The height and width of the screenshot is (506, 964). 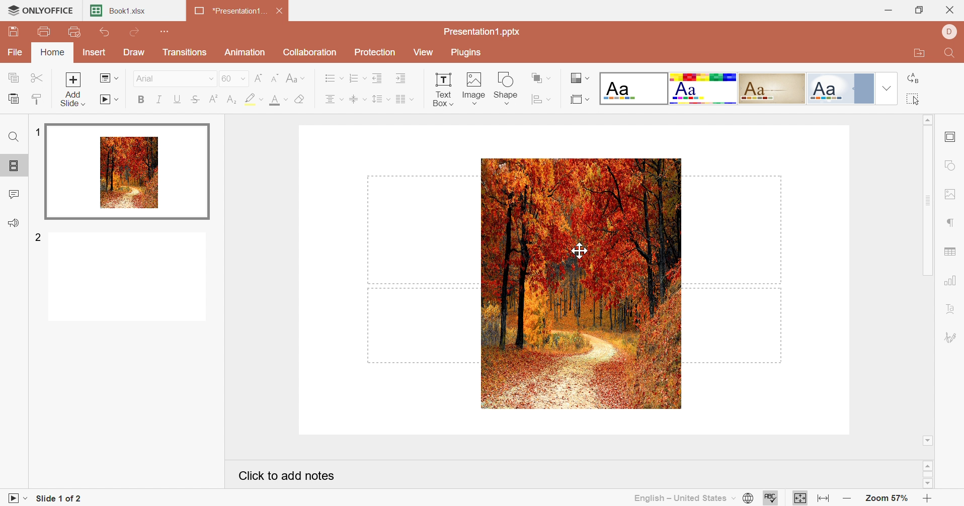 What do you see at coordinates (950, 56) in the screenshot?
I see `Find` at bounding box center [950, 56].